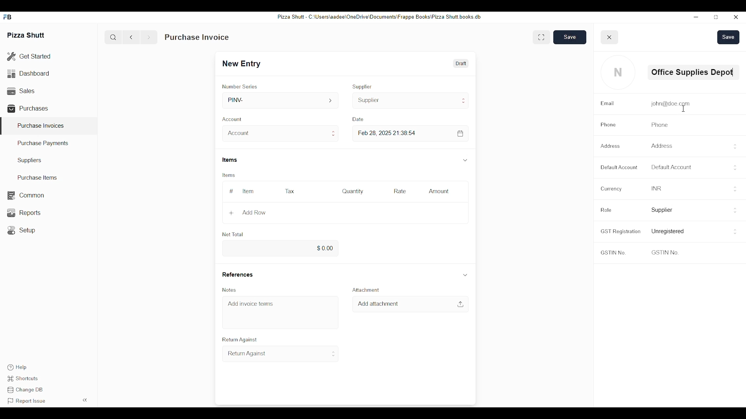 This screenshot has width=746, height=419. Describe the element at coordinates (671, 167) in the screenshot. I see `Default Account` at that location.